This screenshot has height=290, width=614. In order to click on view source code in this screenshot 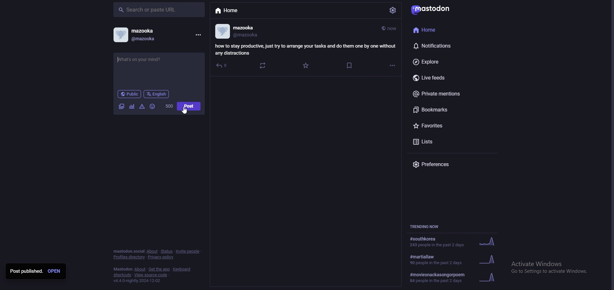, I will do `click(152, 275)`.